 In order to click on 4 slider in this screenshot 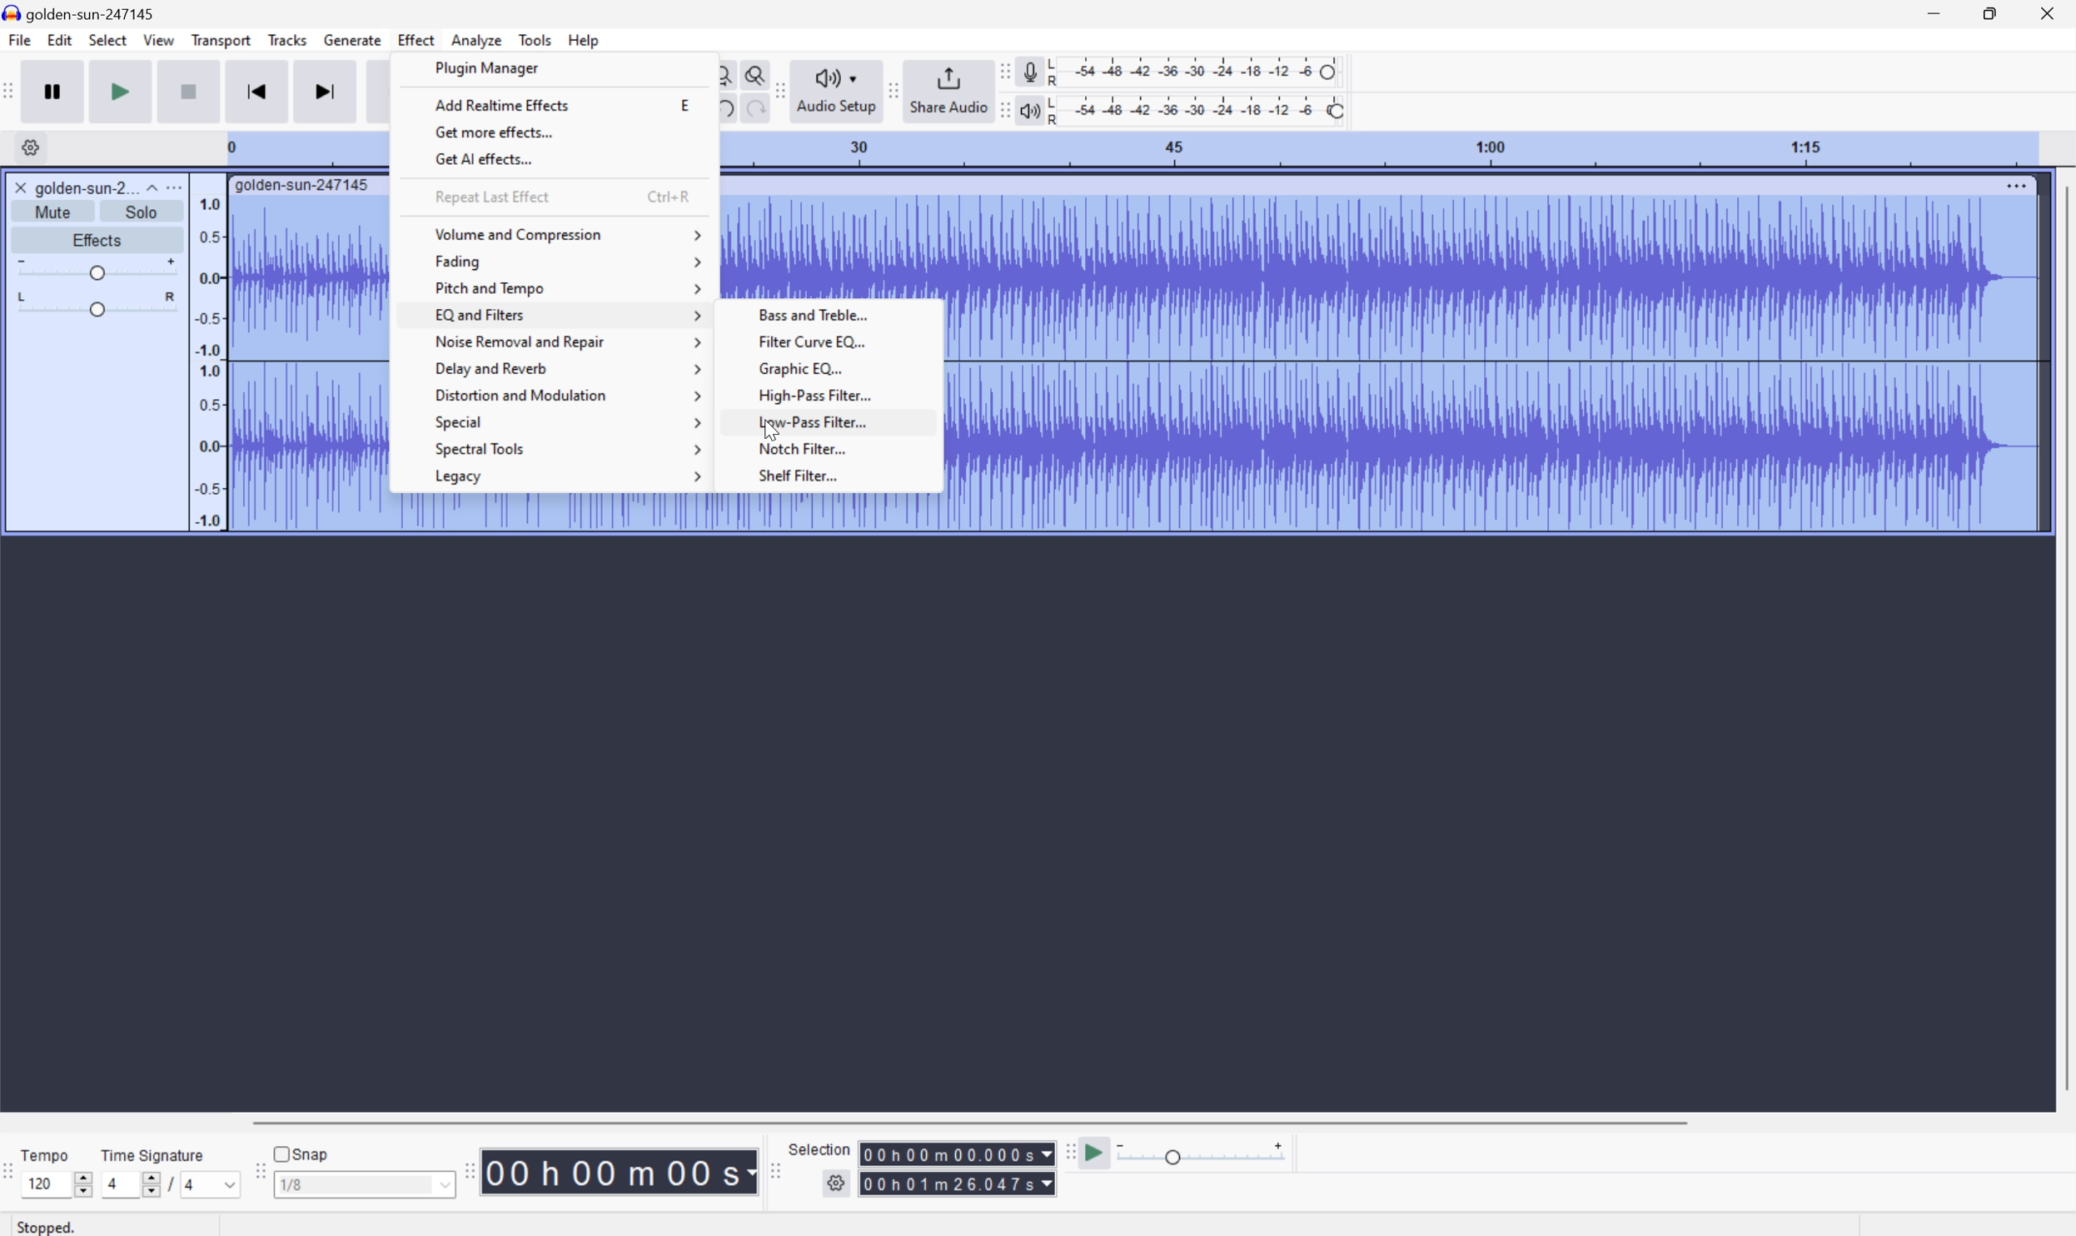, I will do `click(127, 1184)`.